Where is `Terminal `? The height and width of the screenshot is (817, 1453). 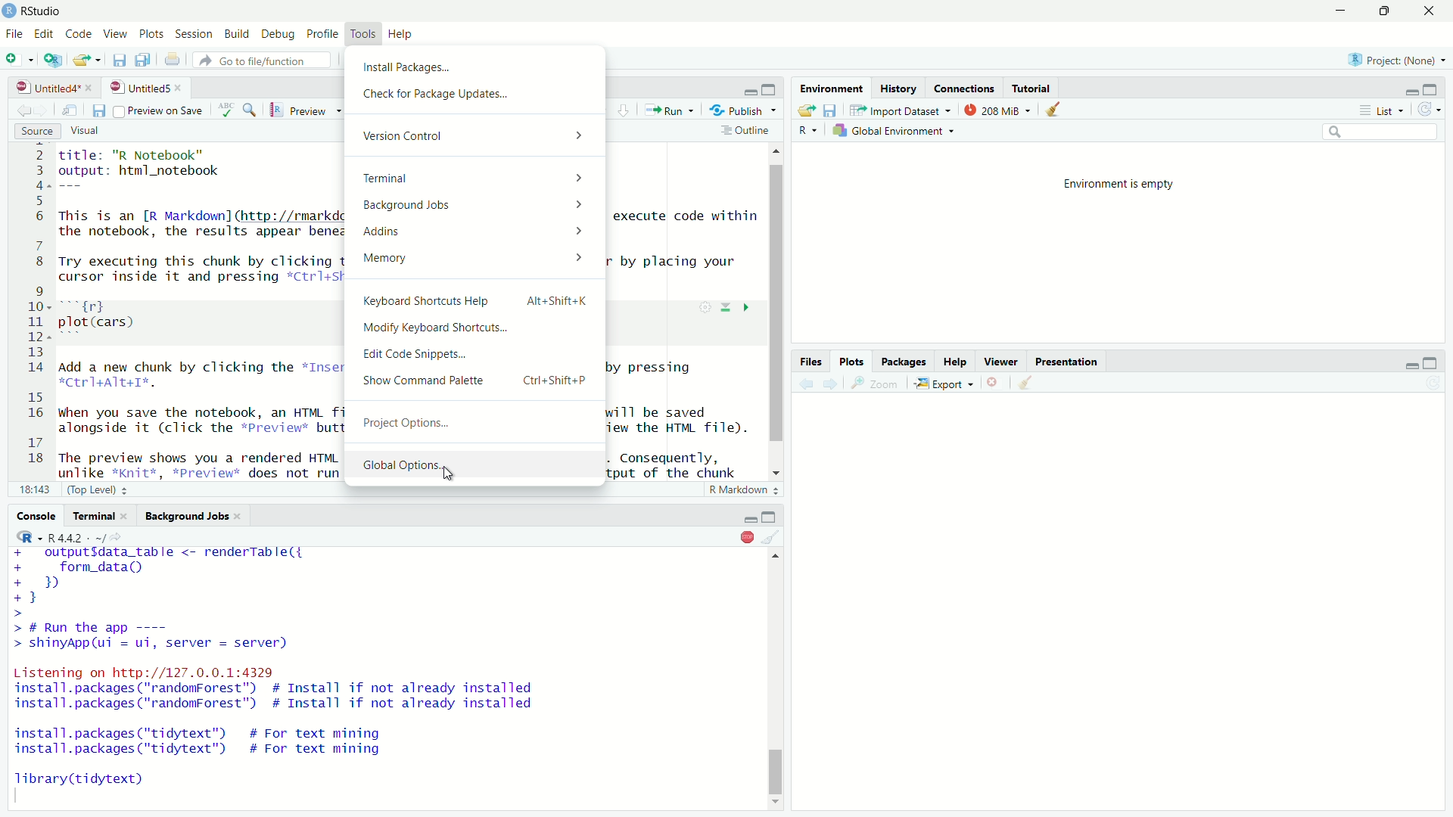 Terminal  is located at coordinates (469, 178).